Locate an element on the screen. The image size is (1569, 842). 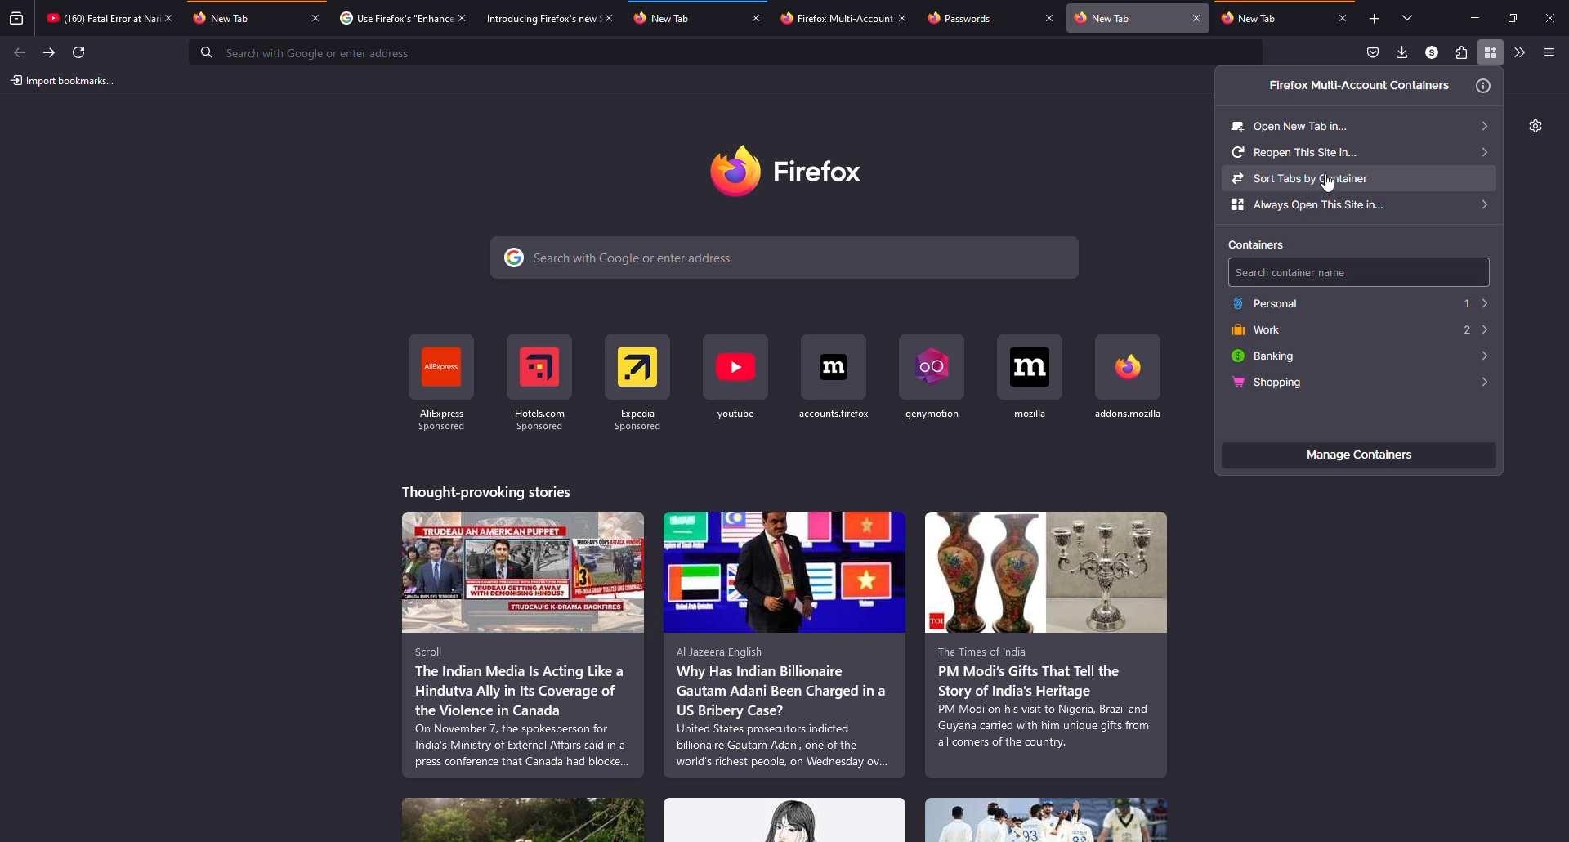
expand is located at coordinates (1476, 356).